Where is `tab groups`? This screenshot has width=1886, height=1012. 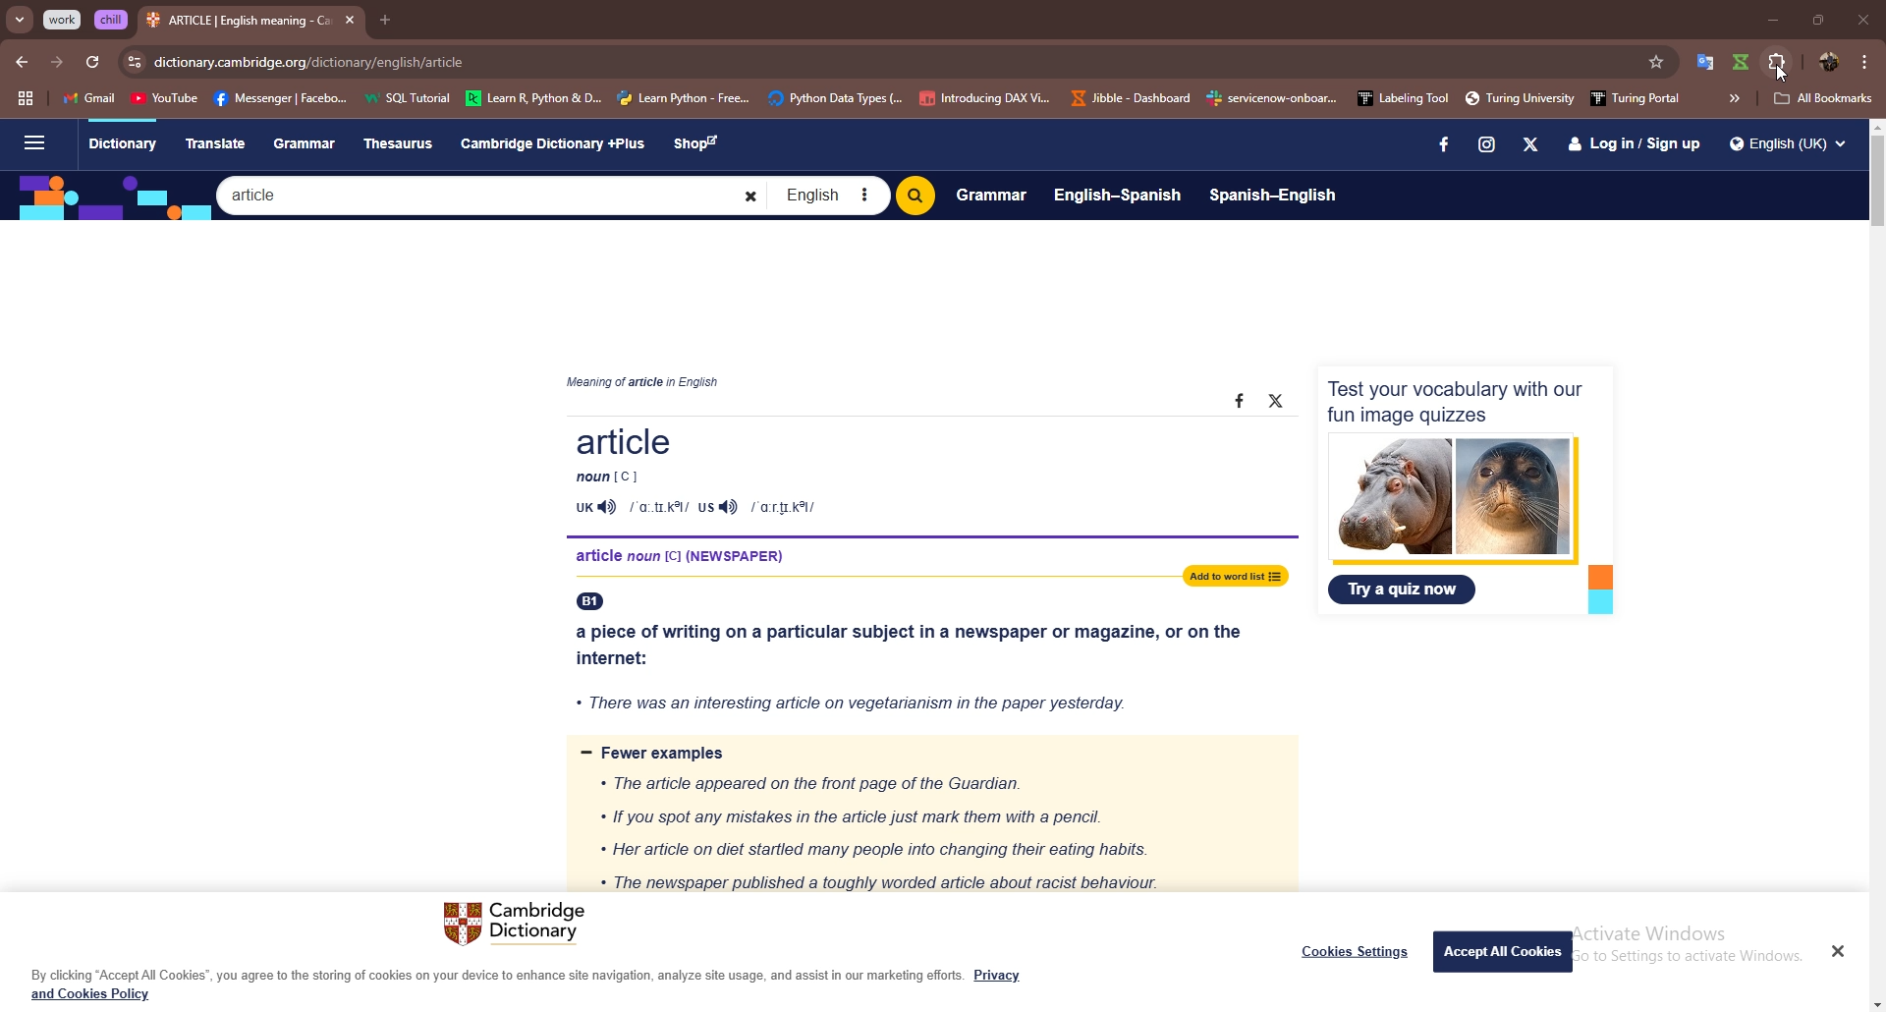
tab groups is located at coordinates (26, 99).